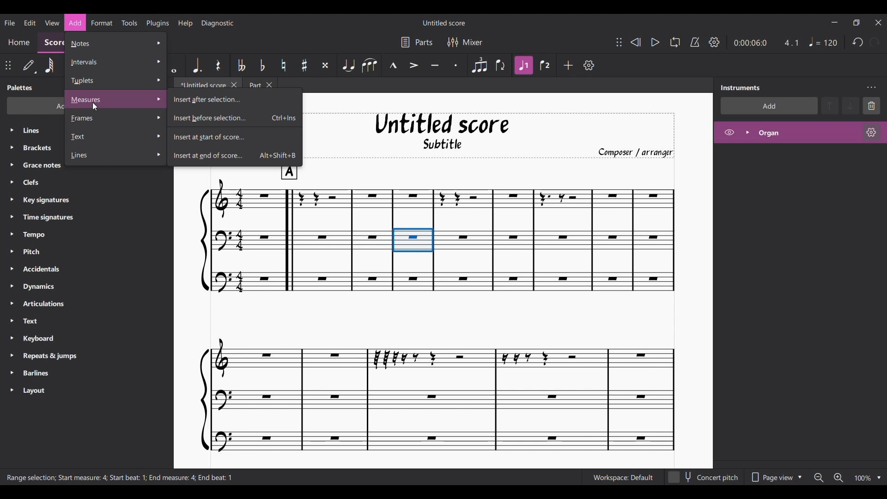 The image size is (887, 499). Describe the element at coordinates (863, 478) in the screenshot. I see `Current zoom factor` at that location.